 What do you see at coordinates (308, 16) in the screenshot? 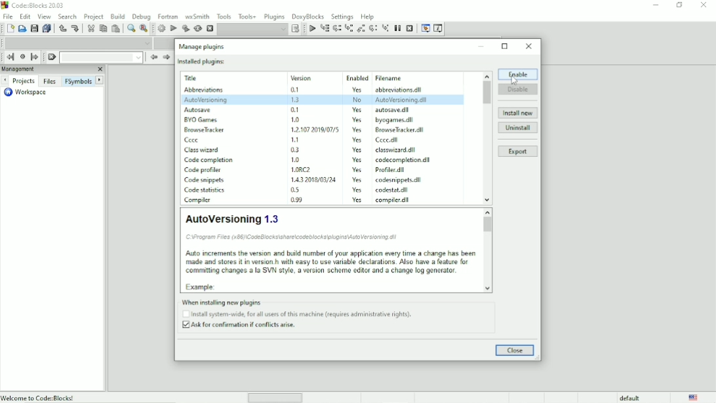
I see `DoxyBlocks` at bounding box center [308, 16].